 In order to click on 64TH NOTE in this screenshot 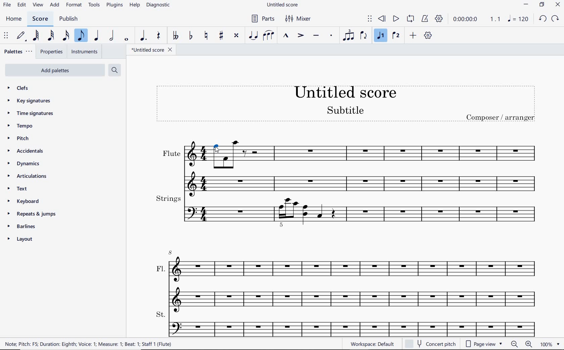, I will do `click(36, 36)`.